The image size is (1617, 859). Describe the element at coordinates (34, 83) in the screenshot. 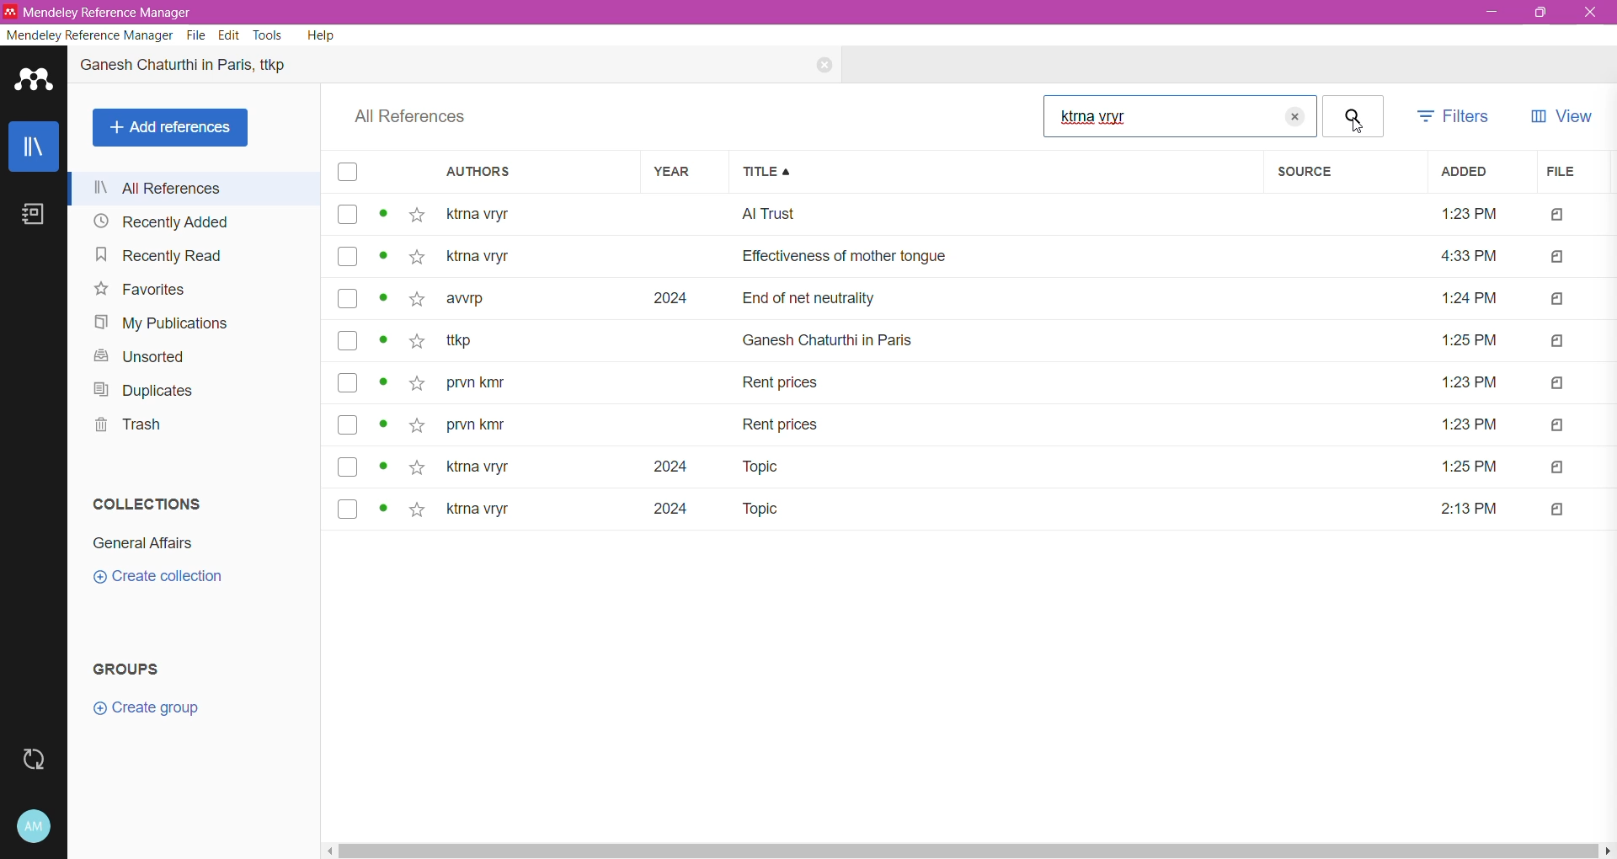

I see `Application Logo` at that location.